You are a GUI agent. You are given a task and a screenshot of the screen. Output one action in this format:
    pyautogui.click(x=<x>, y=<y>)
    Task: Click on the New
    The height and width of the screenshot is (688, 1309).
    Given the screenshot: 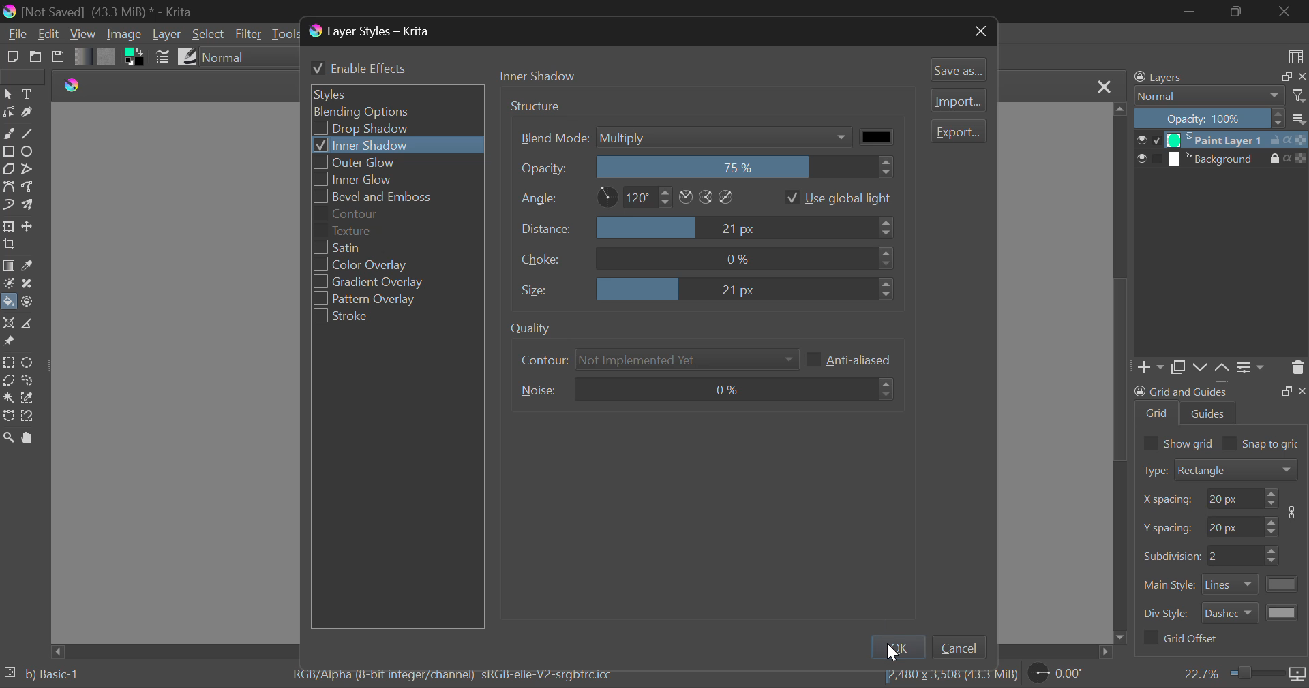 What is the action you would take?
    pyautogui.click(x=12, y=57)
    